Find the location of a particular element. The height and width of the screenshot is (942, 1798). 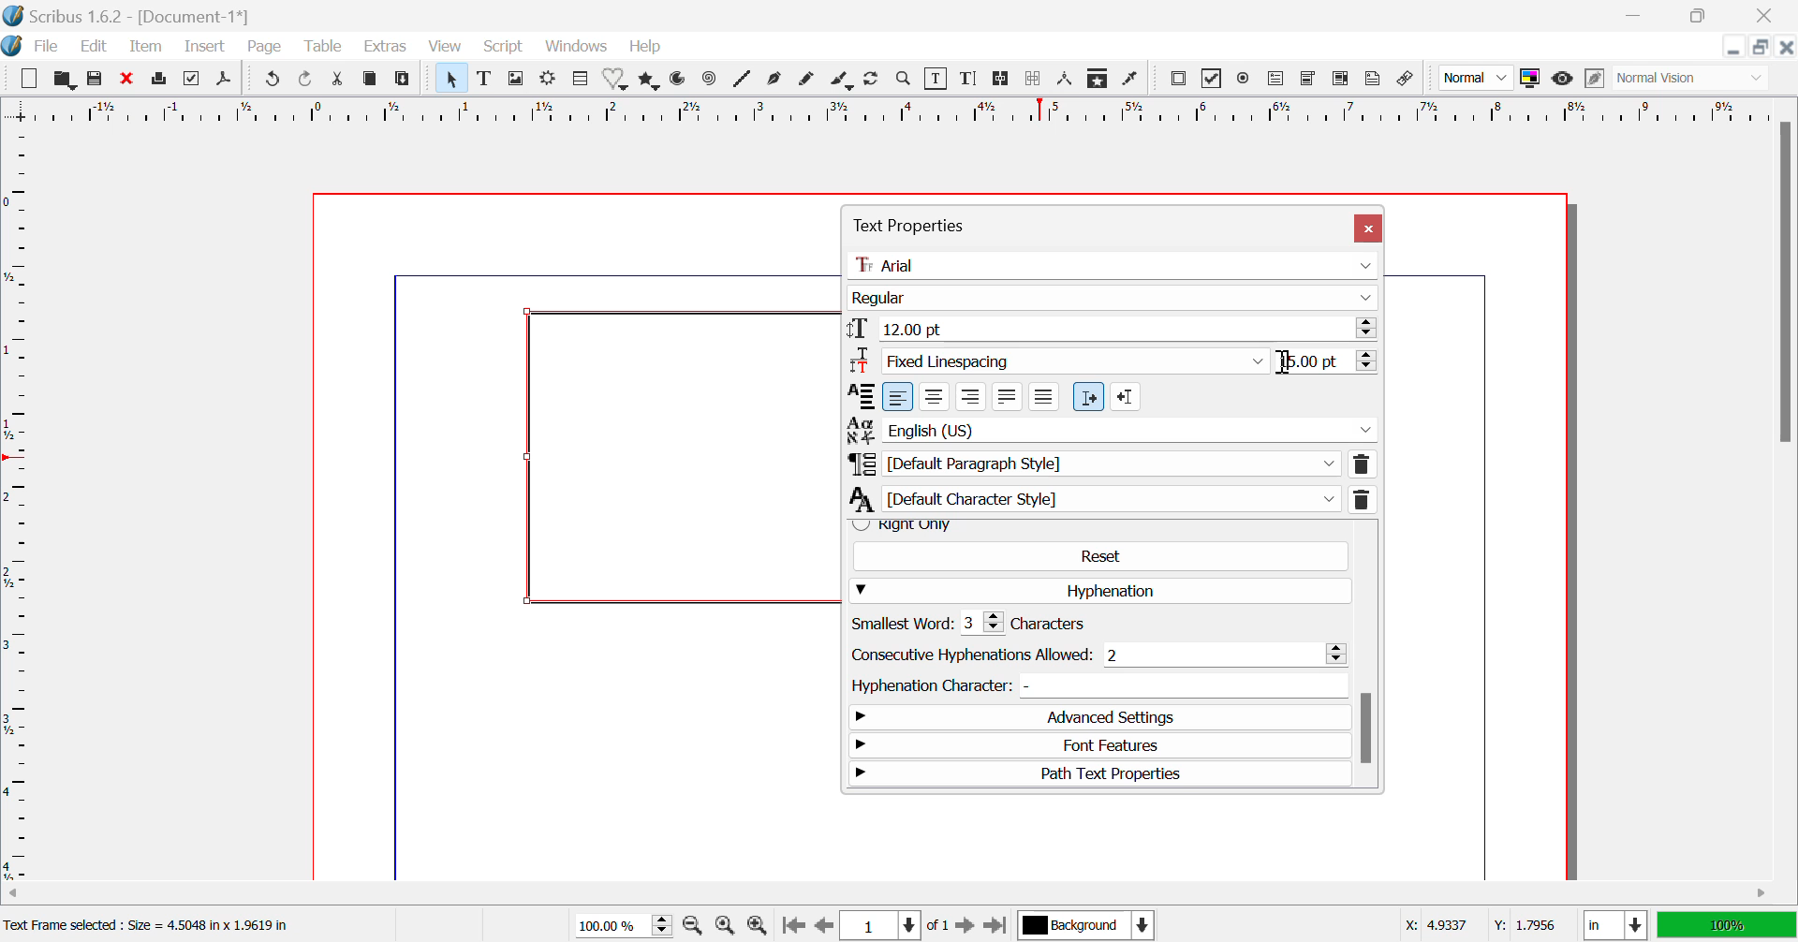

Horizontal Page Margins is located at coordinates (22, 506).